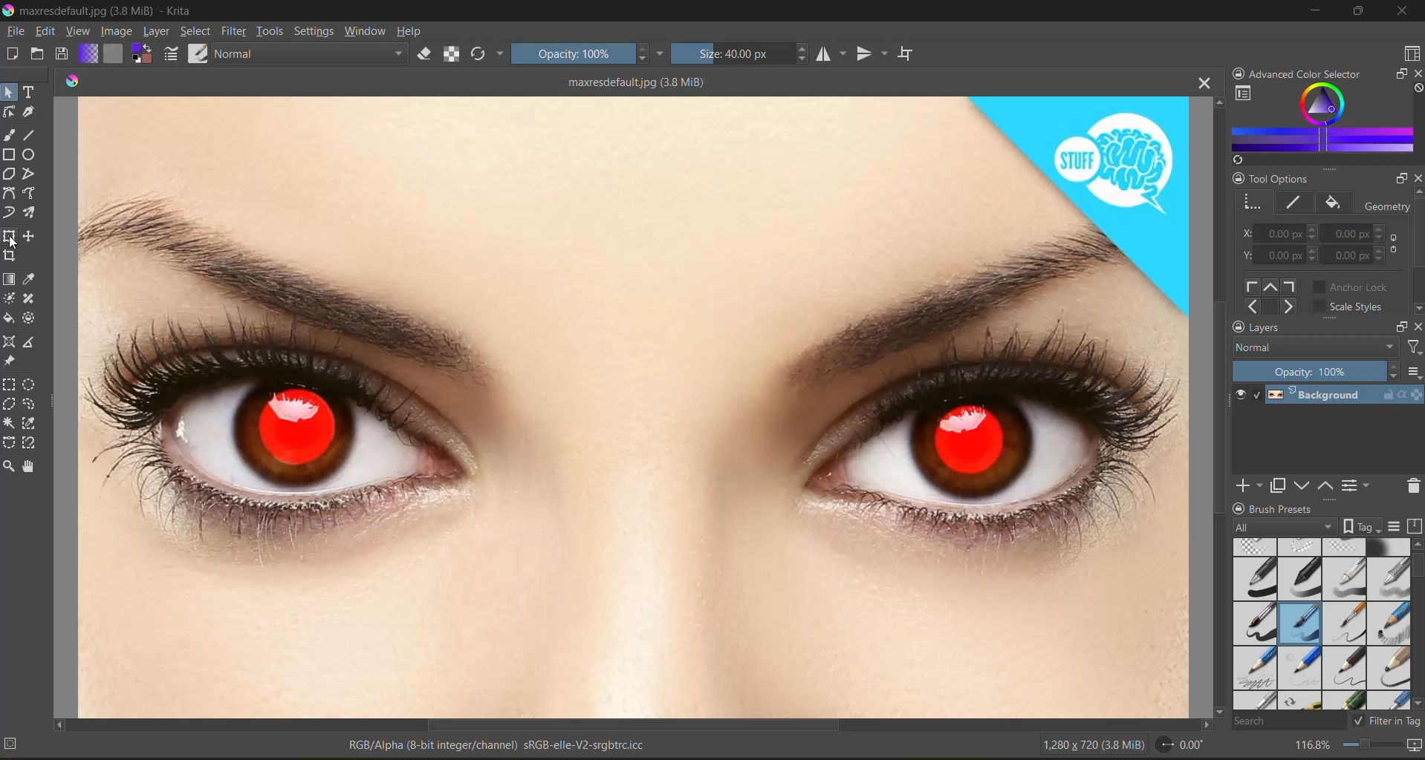 This screenshot has height=760, width=1425. What do you see at coordinates (10, 93) in the screenshot?
I see `tool` at bounding box center [10, 93].